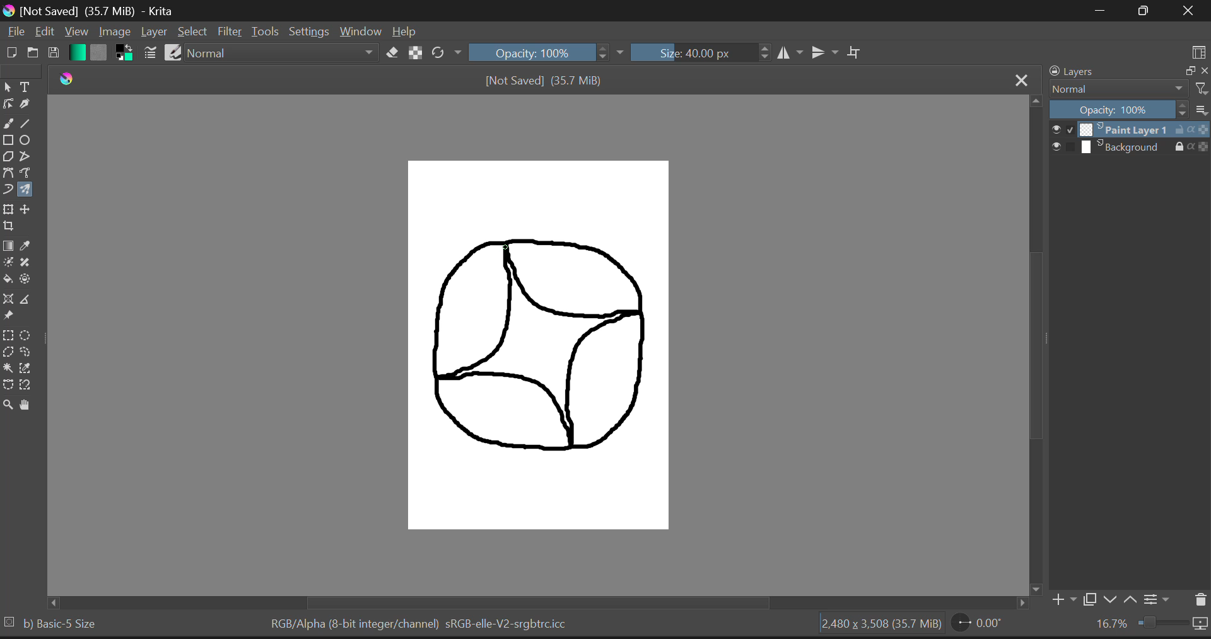  Describe the element at coordinates (44, 32) in the screenshot. I see `Edit` at that location.